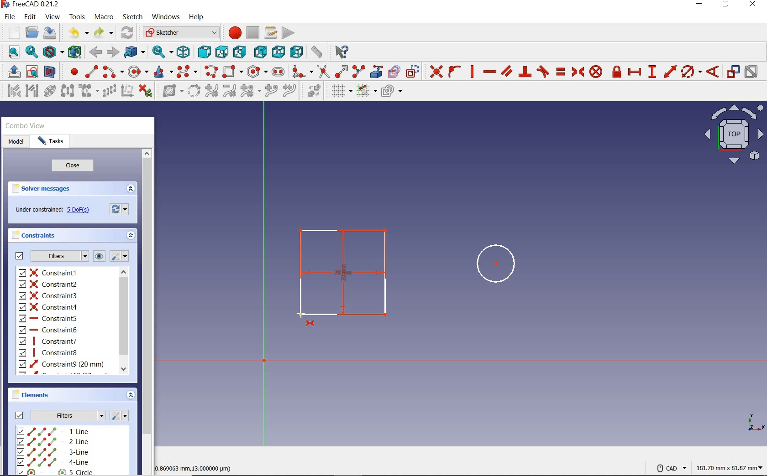 Image resolution: width=767 pixels, height=476 pixels. I want to click on settings, so click(121, 415).